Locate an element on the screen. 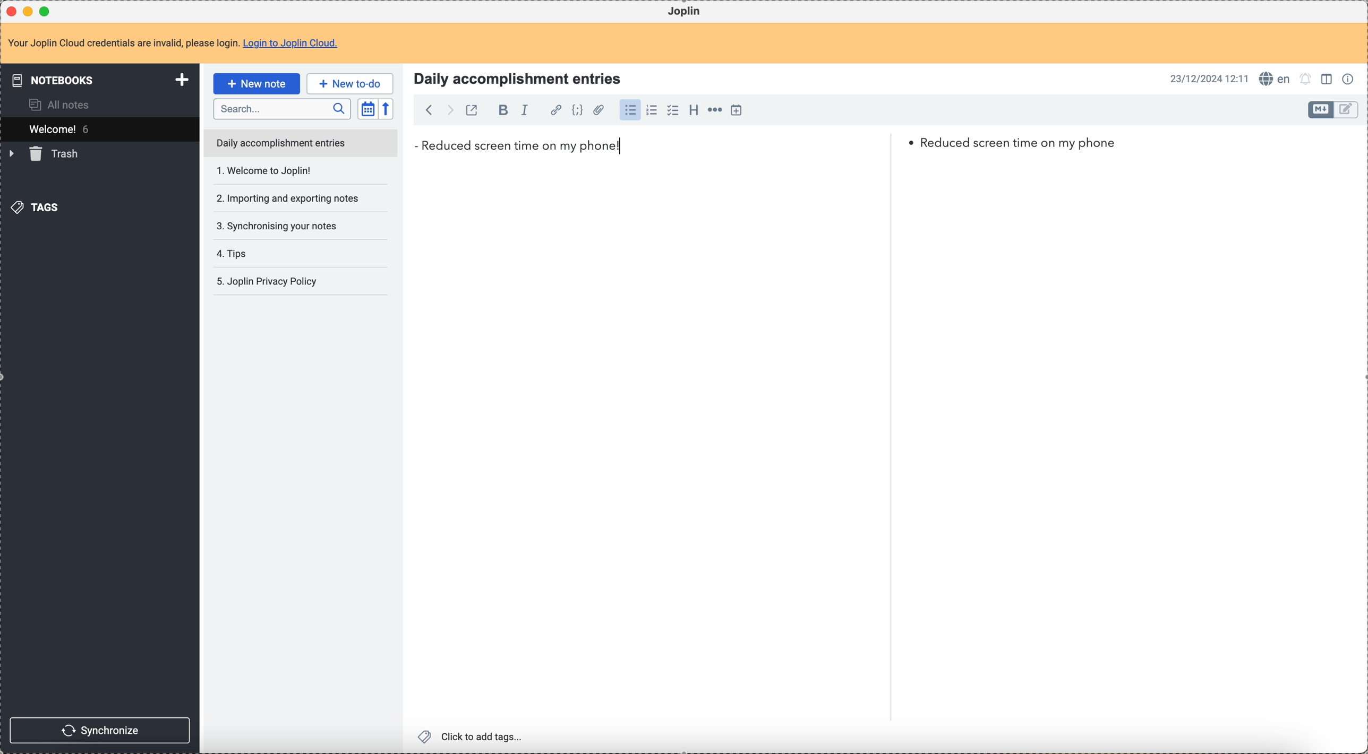 This screenshot has height=754, width=1368. toggle edit layout is located at coordinates (1347, 110).